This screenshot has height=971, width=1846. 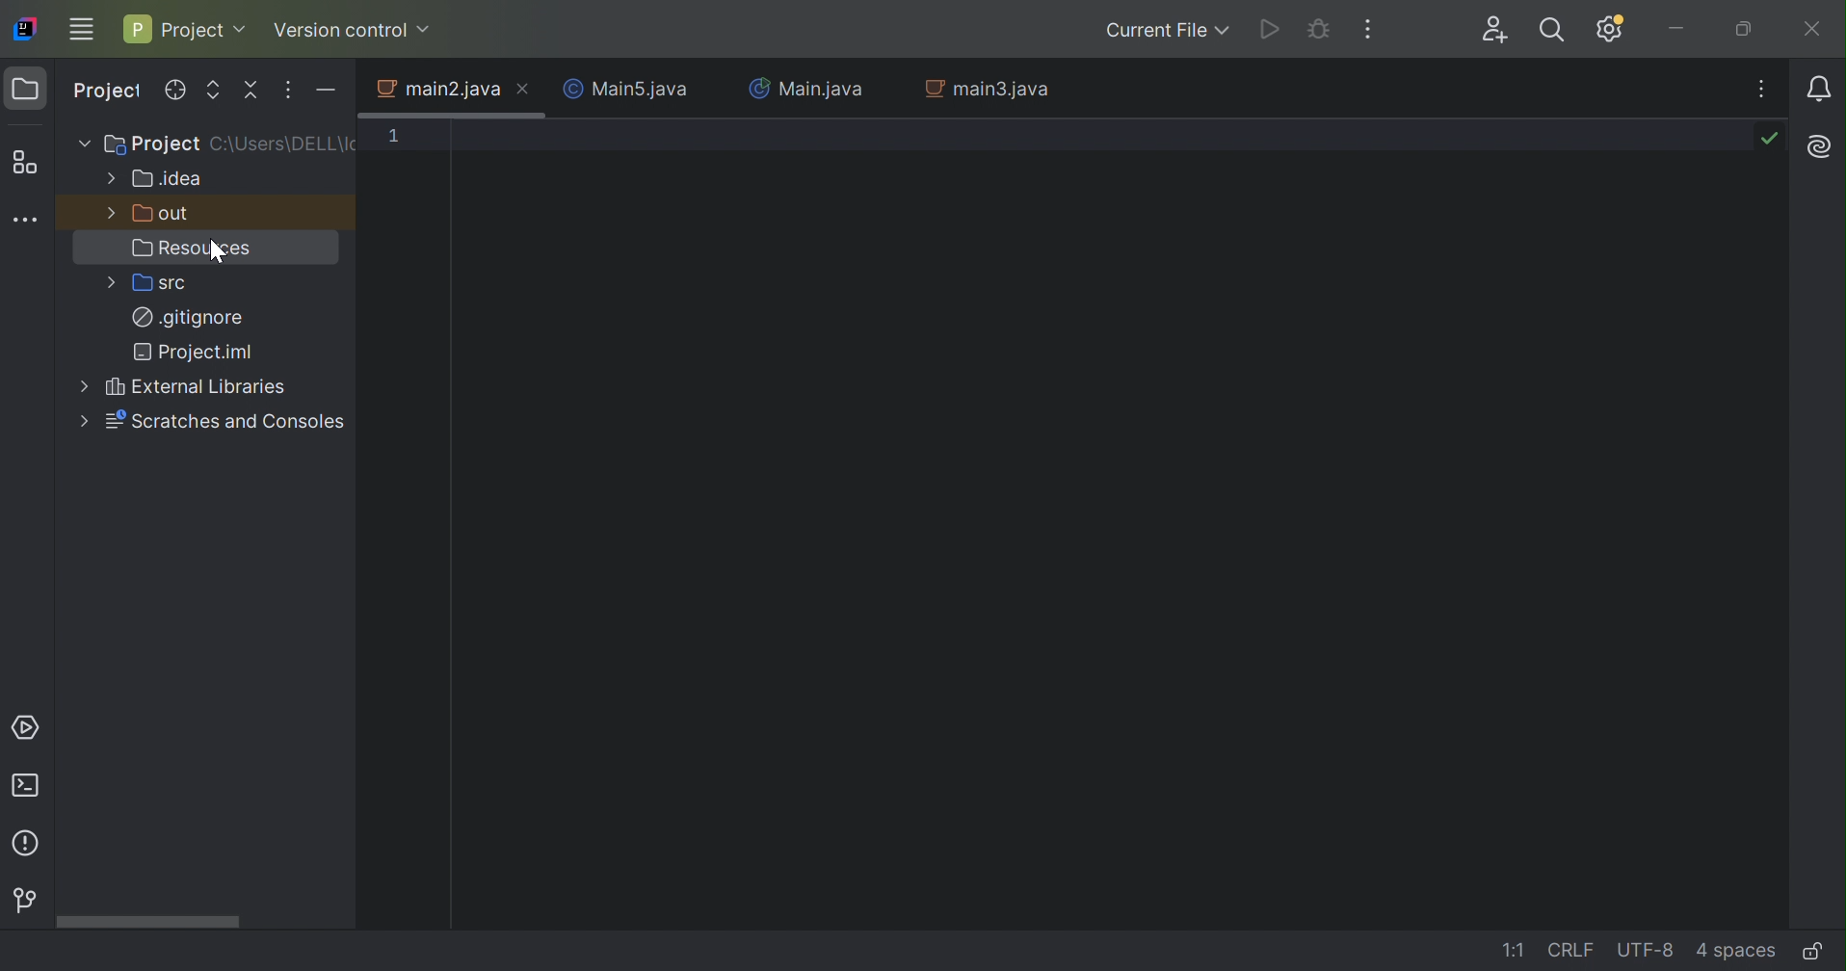 What do you see at coordinates (1773, 137) in the screenshot?
I see `No problems found` at bounding box center [1773, 137].